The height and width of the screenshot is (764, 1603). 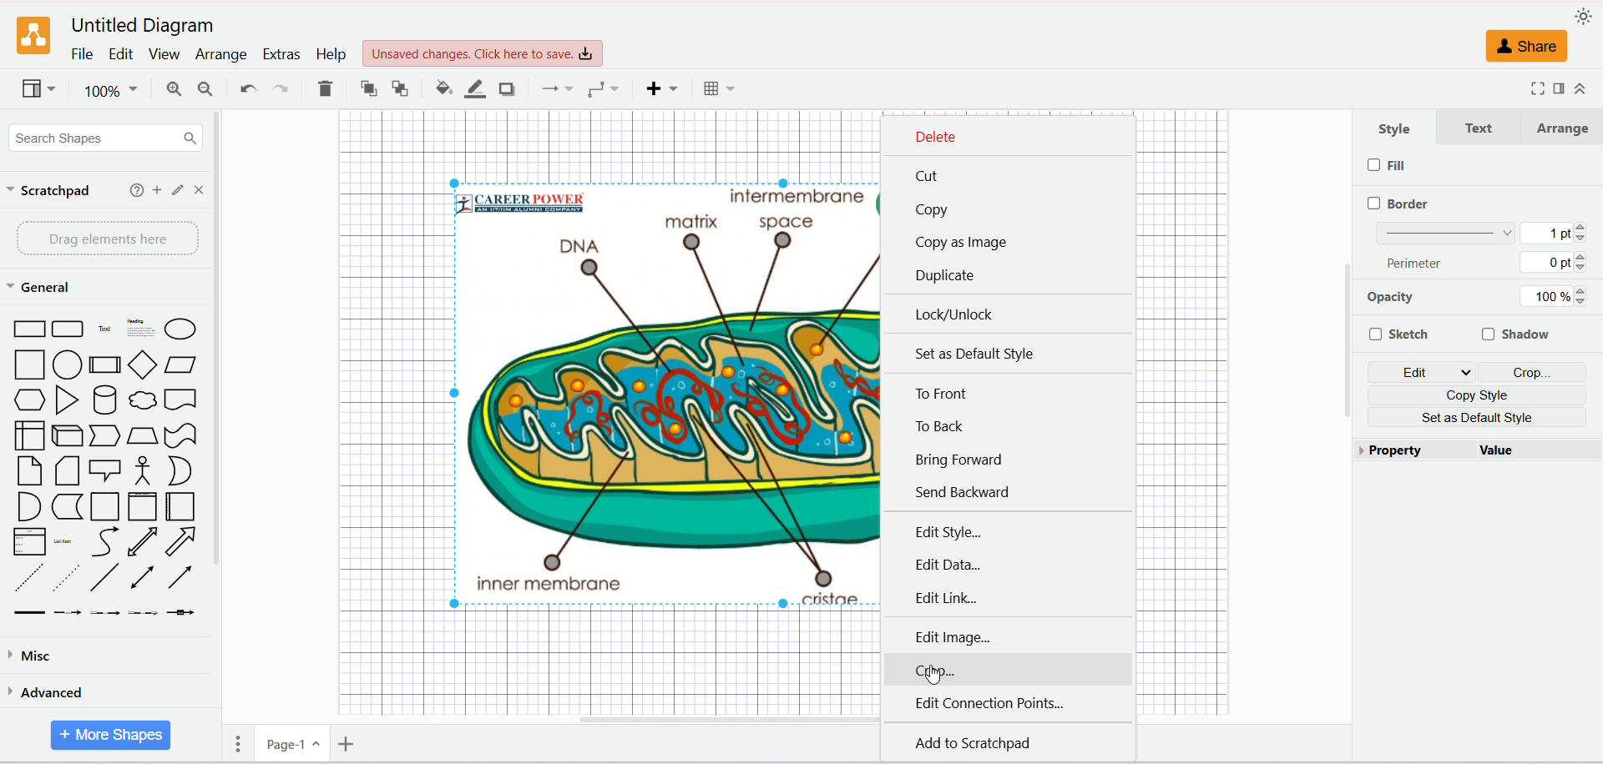 What do you see at coordinates (67, 365) in the screenshot?
I see `Circle` at bounding box center [67, 365].